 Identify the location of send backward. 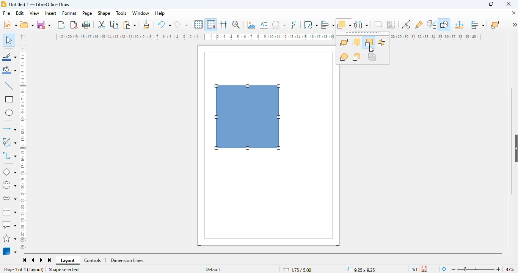
(369, 43).